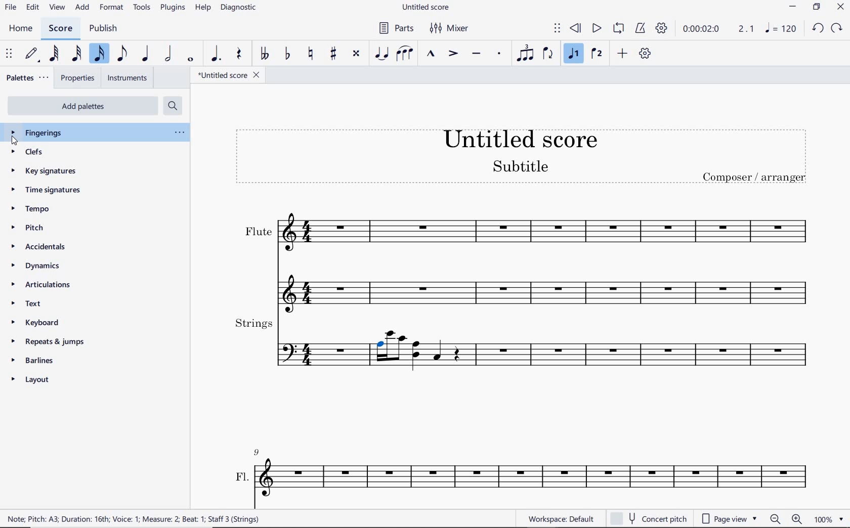 This screenshot has height=528, width=850. What do you see at coordinates (718, 29) in the screenshot?
I see `Play time` at bounding box center [718, 29].